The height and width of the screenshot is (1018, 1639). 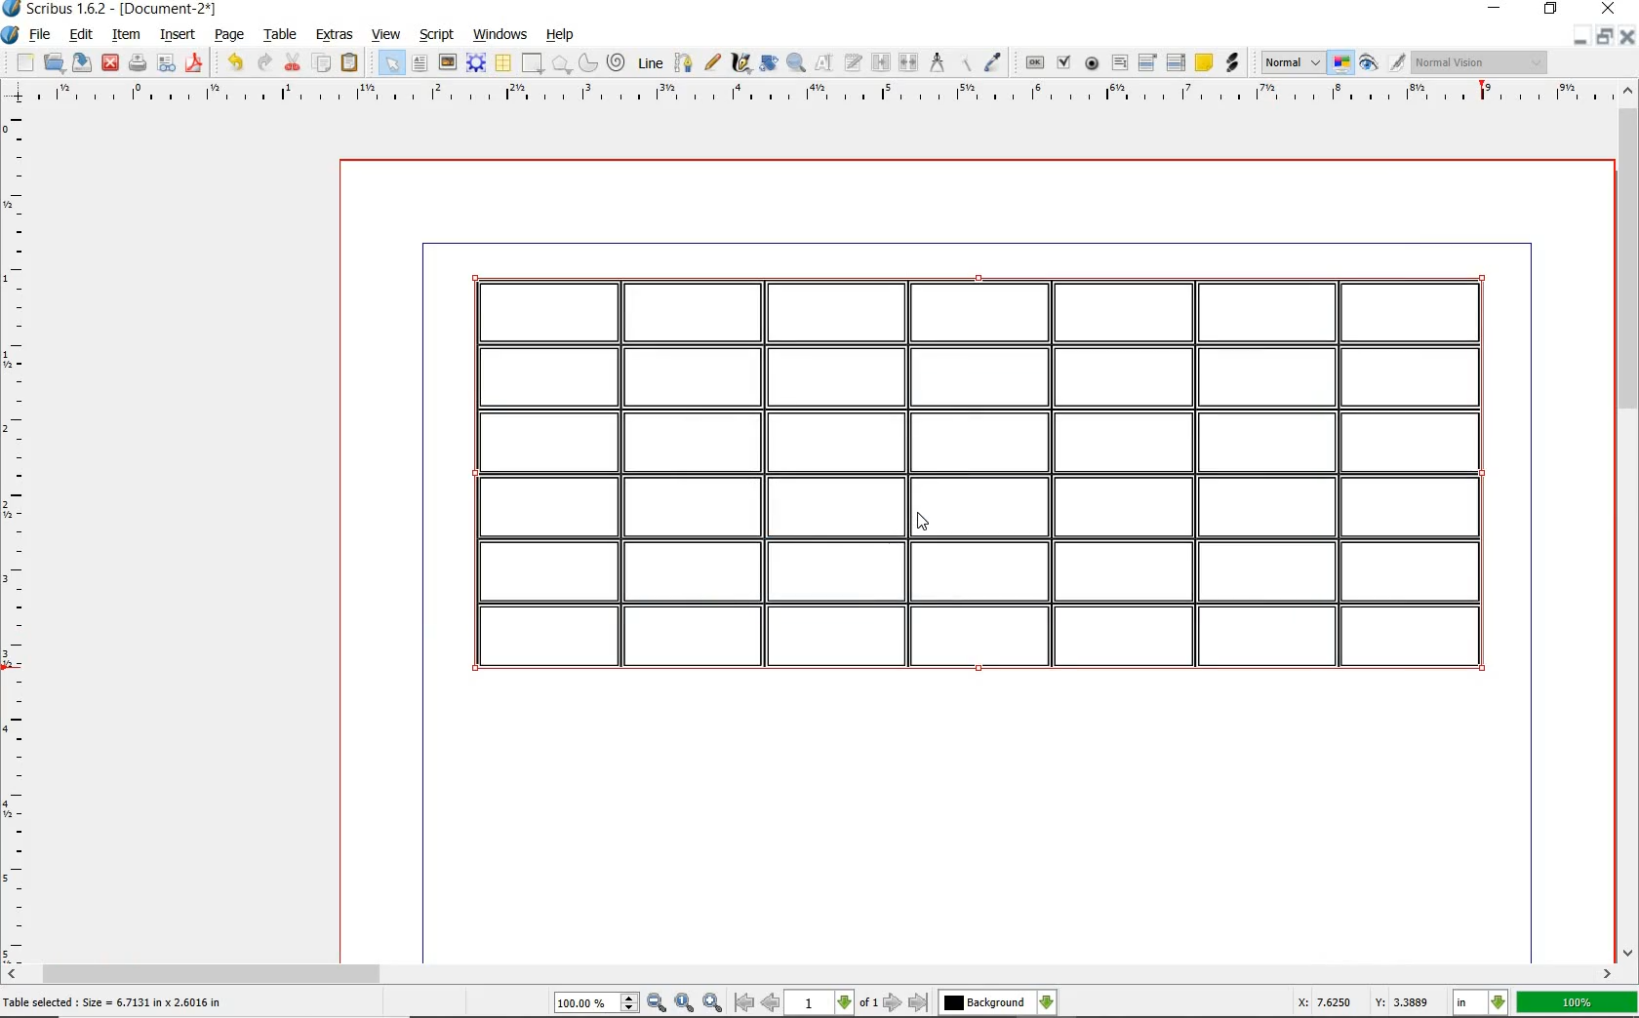 What do you see at coordinates (596, 1003) in the screenshot?
I see `select current zoom level` at bounding box center [596, 1003].